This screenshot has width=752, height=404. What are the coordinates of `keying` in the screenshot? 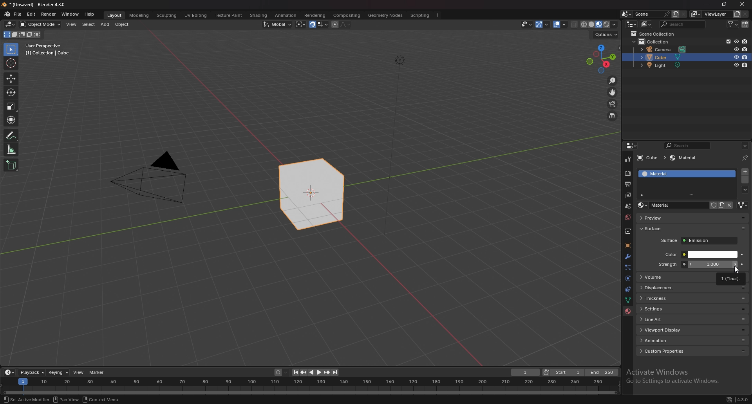 It's located at (59, 372).